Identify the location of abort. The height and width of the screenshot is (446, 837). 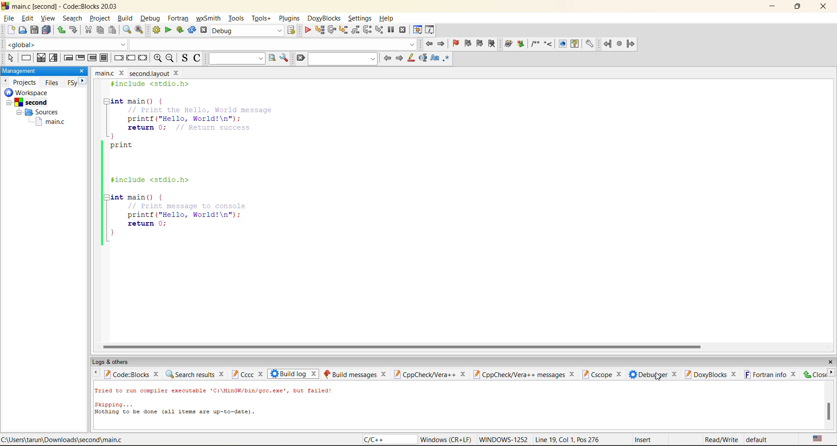
(204, 31).